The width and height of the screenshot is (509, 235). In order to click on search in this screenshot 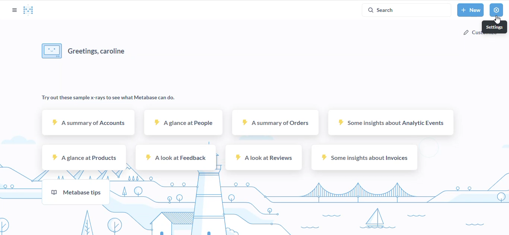, I will do `click(407, 10)`.